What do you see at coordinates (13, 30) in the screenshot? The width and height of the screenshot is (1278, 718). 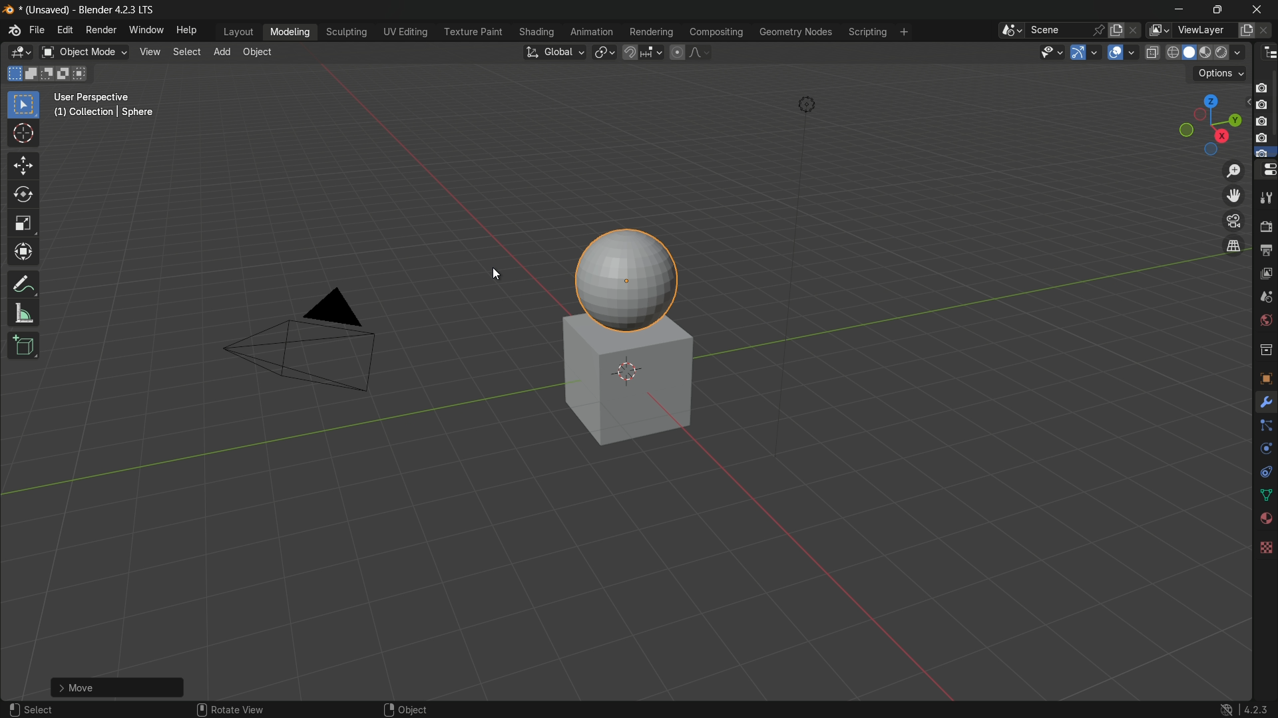 I see `logo` at bounding box center [13, 30].